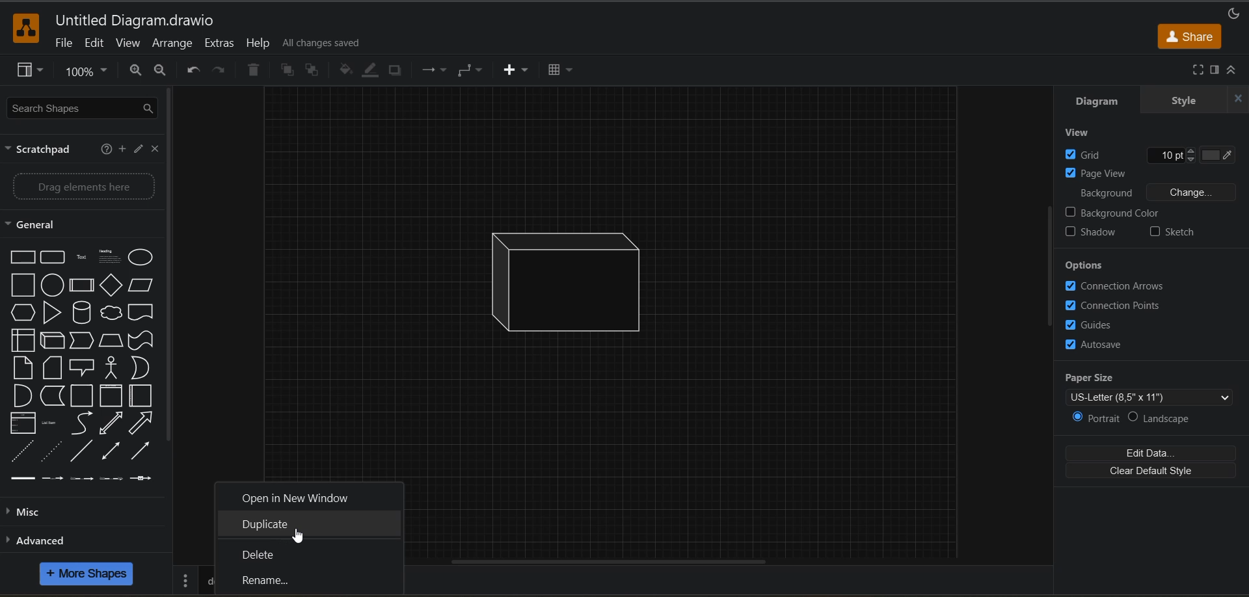  Describe the element at coordinates (222, 70) in the screenshot. I see `redo` at that location.